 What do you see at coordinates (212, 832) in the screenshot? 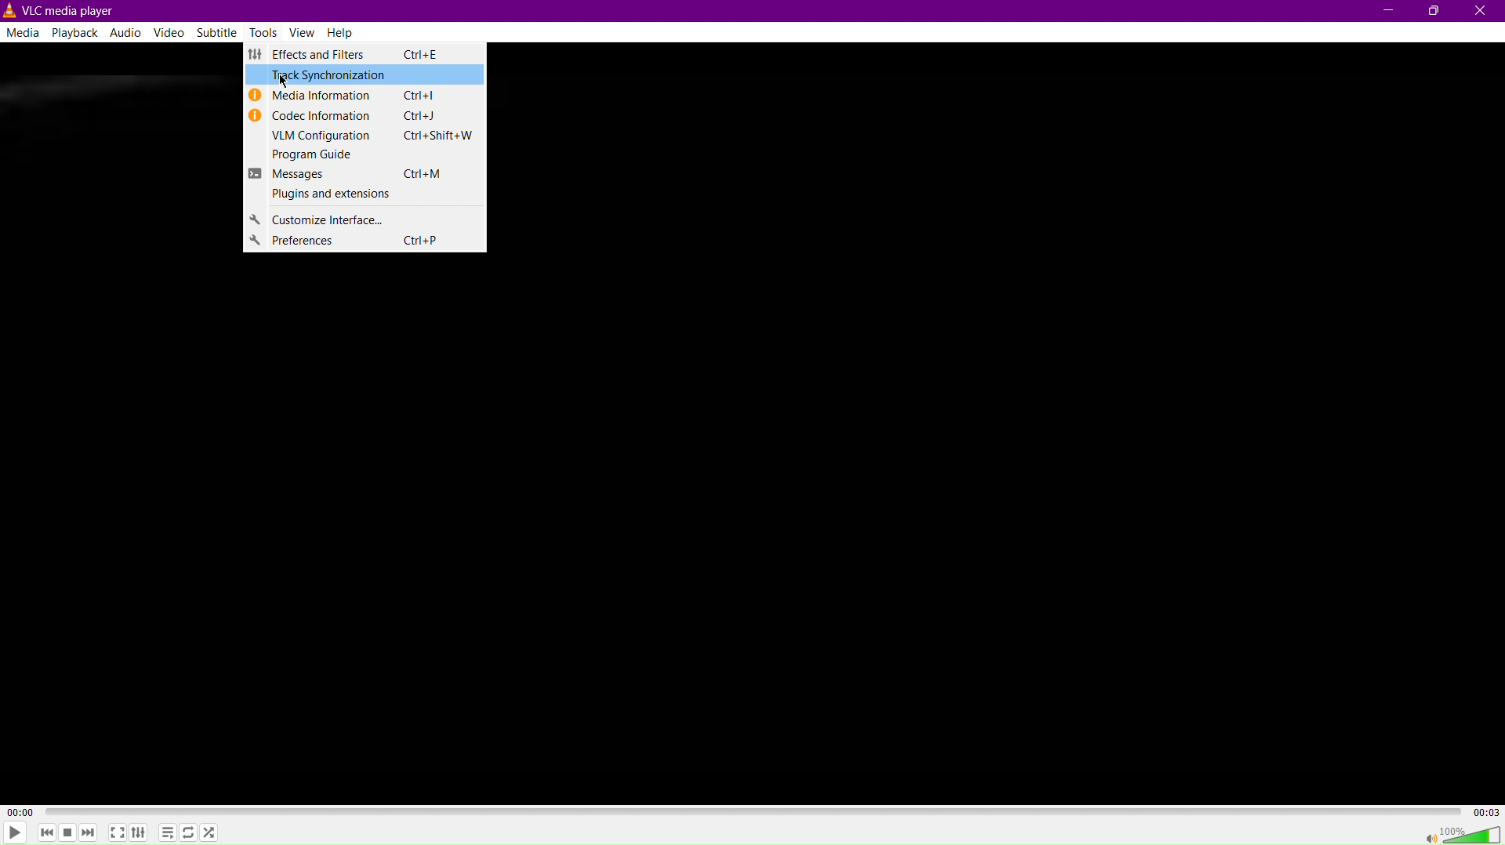
I see `Random` at bounding box center [212, 832].